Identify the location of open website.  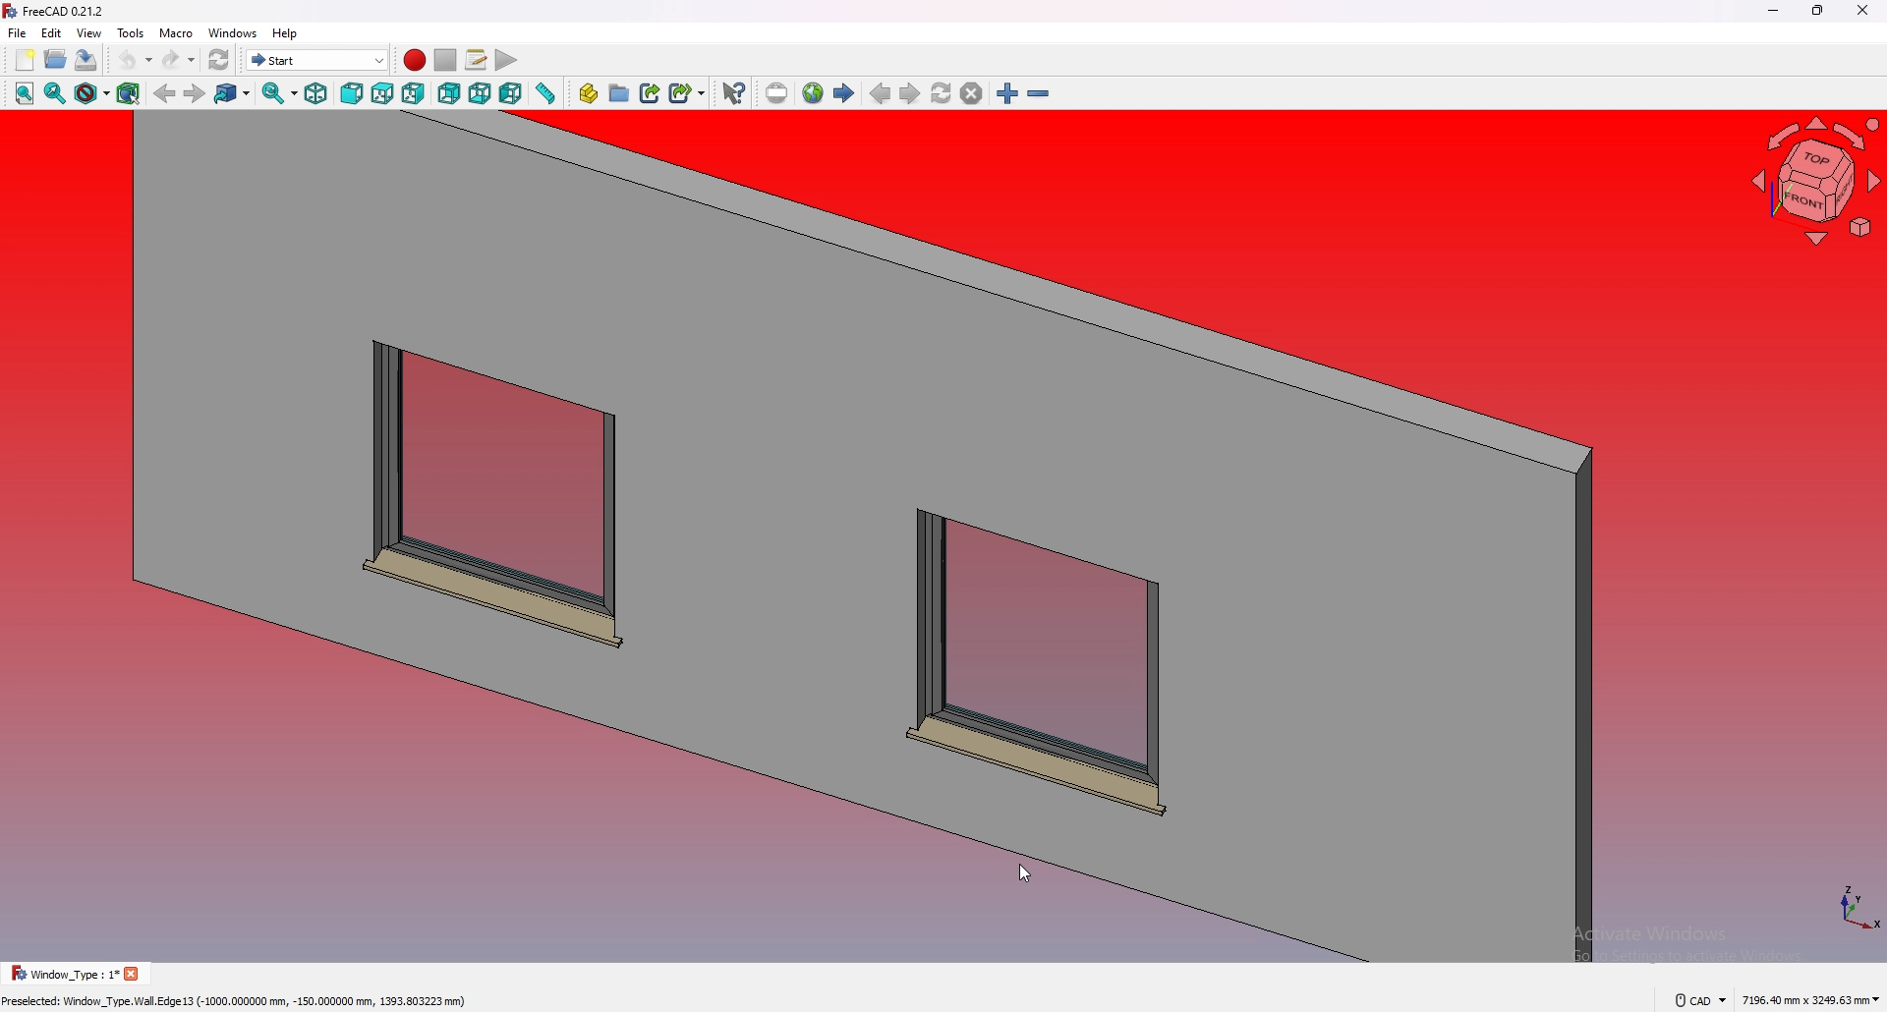
(815, 93).